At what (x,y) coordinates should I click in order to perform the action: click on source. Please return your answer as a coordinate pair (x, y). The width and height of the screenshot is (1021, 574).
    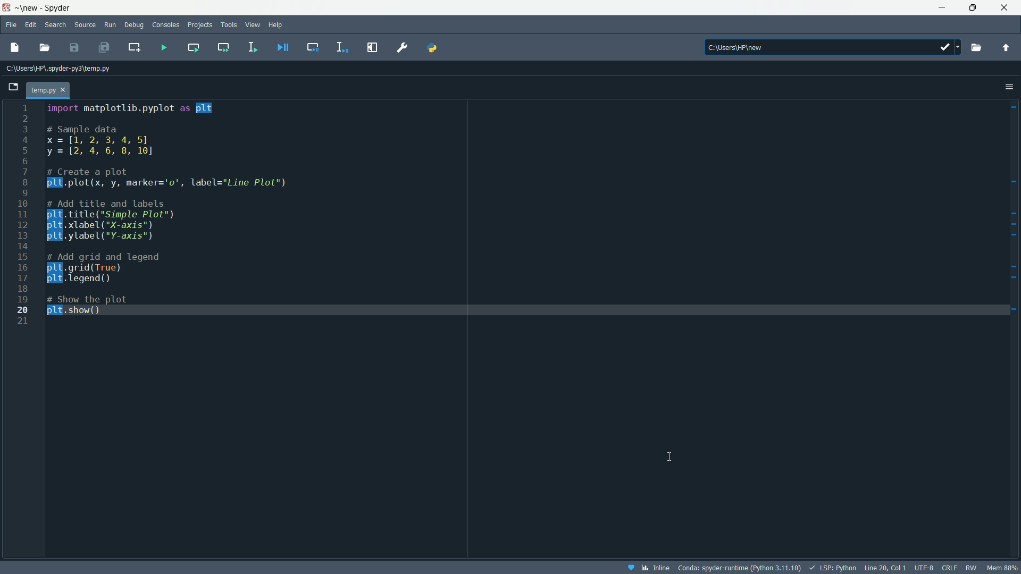
    Looking at the image, I should click on (86, 25).